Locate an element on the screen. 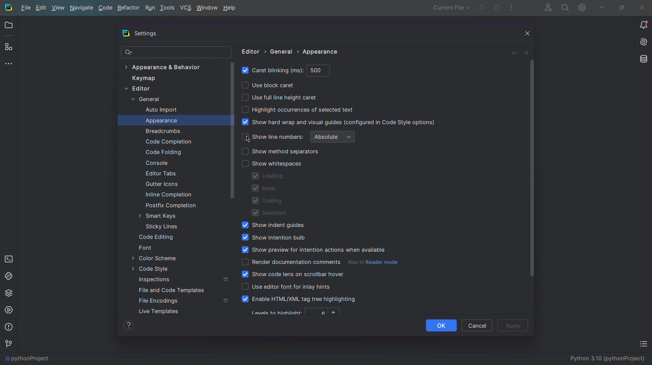 The image size is (652, 365). General  is located at coordinates (284, 52).